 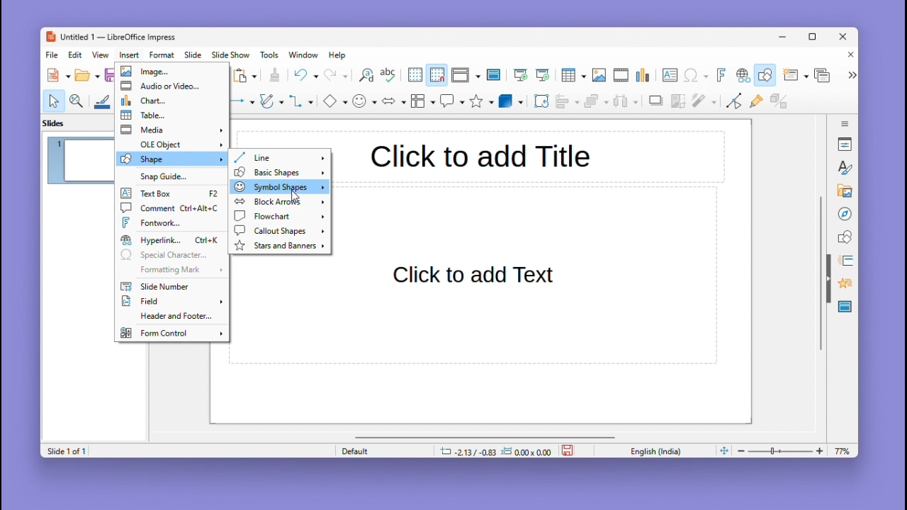 What do you see at coordinates (171, 144) in the screenshot?
I see `OLE Object` at bounding box center [171, 144].